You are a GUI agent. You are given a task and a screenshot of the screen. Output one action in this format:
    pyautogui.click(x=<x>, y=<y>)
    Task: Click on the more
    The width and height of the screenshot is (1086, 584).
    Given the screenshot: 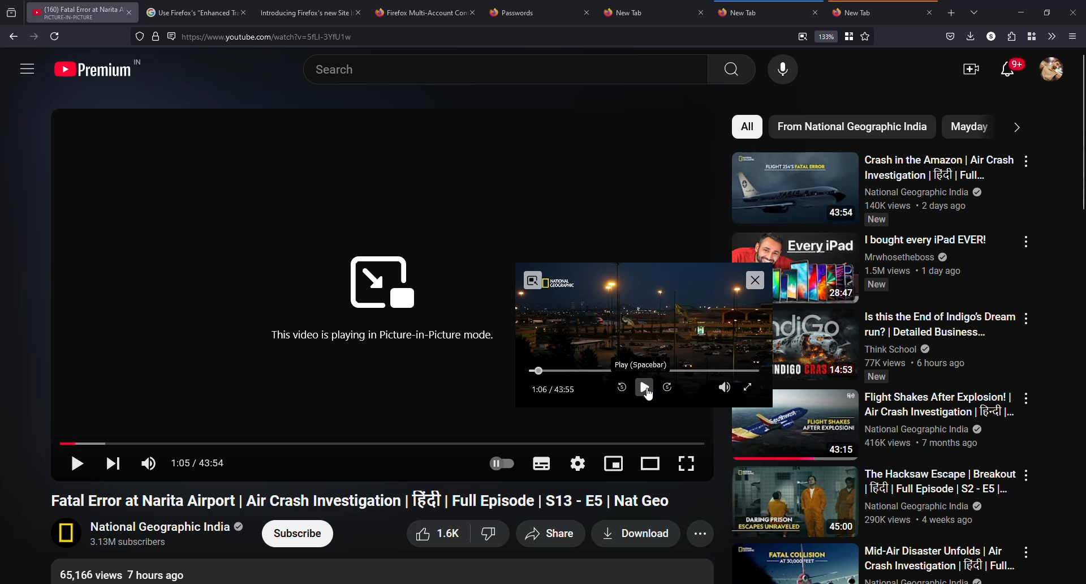 What is the action you would take?
    pyautogui.click(x=26, y=67)
    